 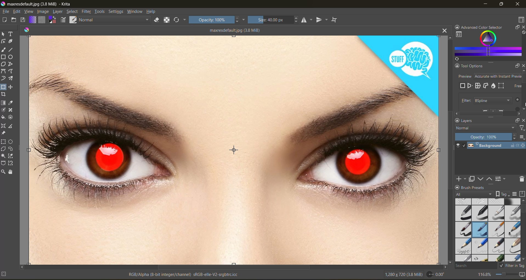 What do you see at coordinates (497, 77) in the screenshot?
I see `accurate with instant preview` at bounding box center [497, 77].